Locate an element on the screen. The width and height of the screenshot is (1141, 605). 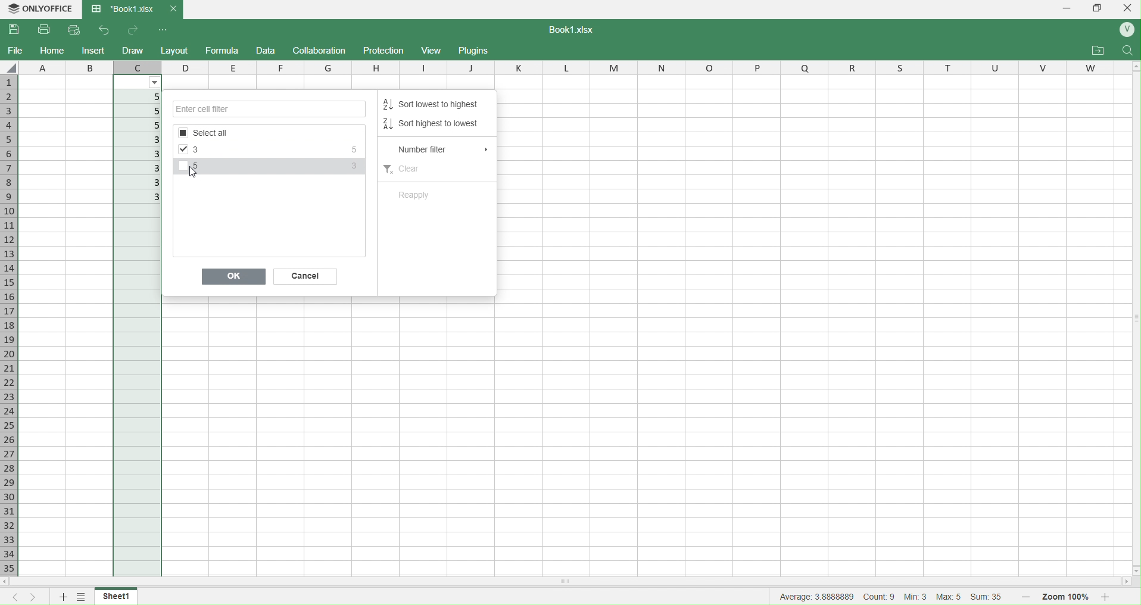
average is located at coordinates (818, 596).